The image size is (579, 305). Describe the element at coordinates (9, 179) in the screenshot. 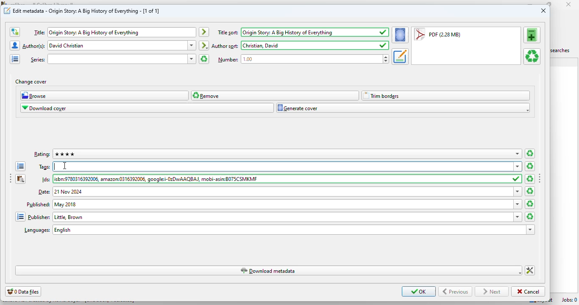

I see `toggle sidebar` at that location.